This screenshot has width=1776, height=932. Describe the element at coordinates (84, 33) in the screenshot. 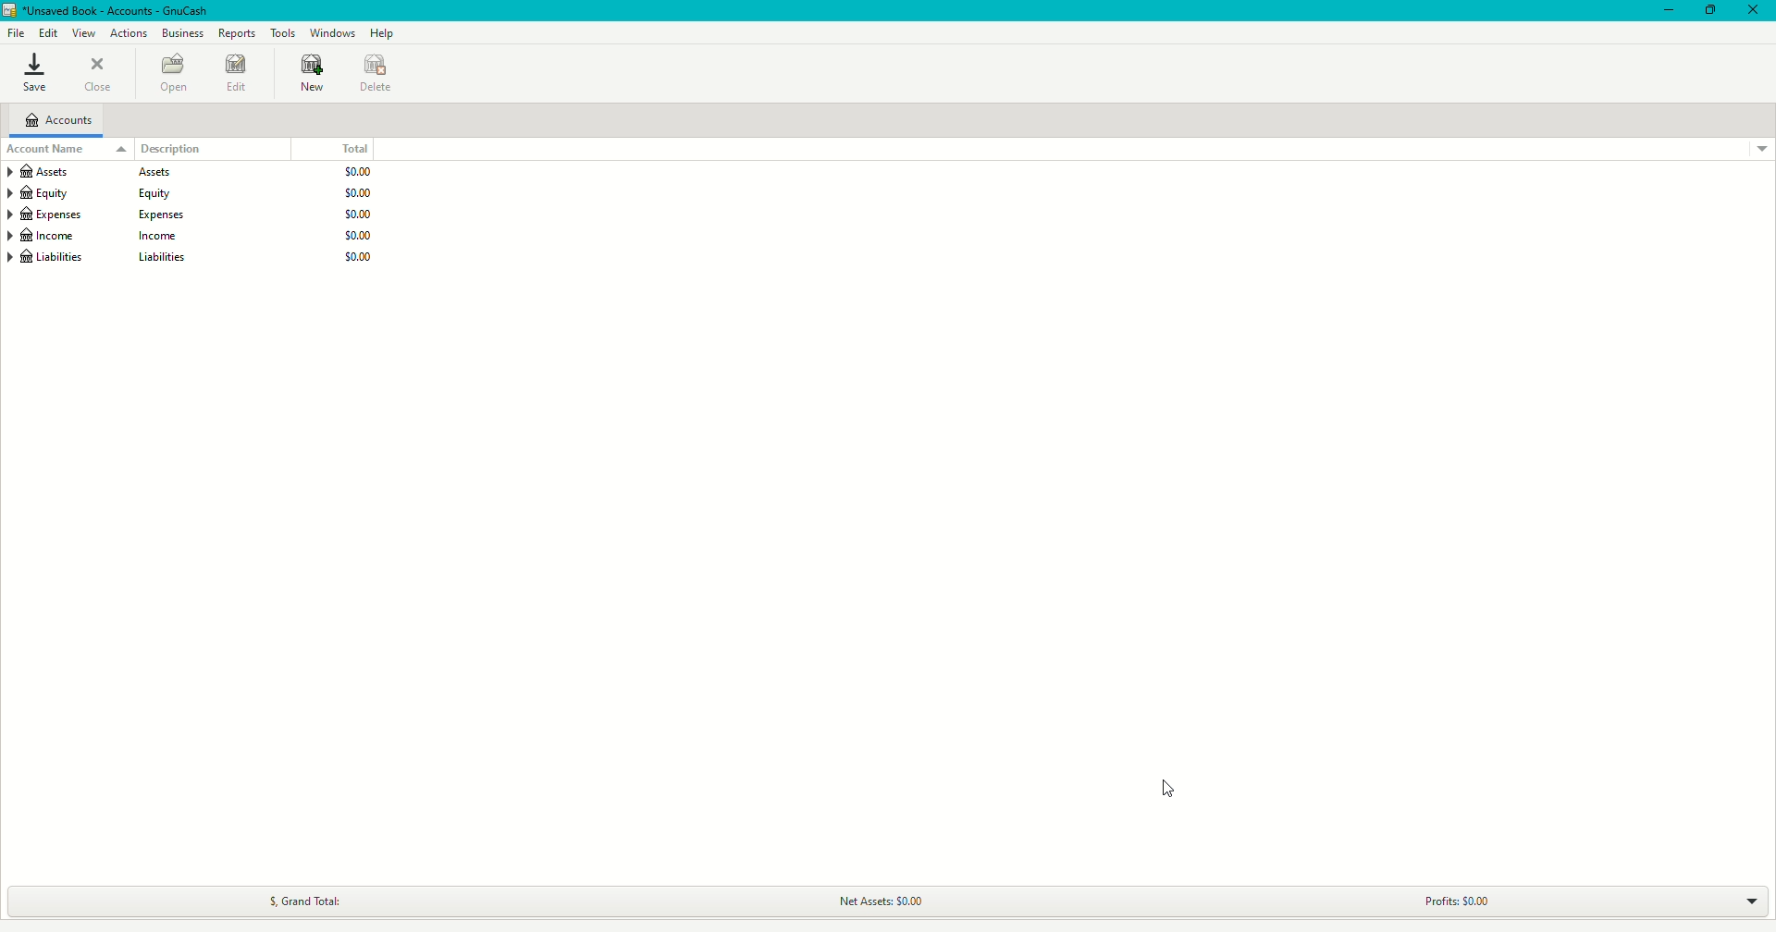

I see `View` at that location.